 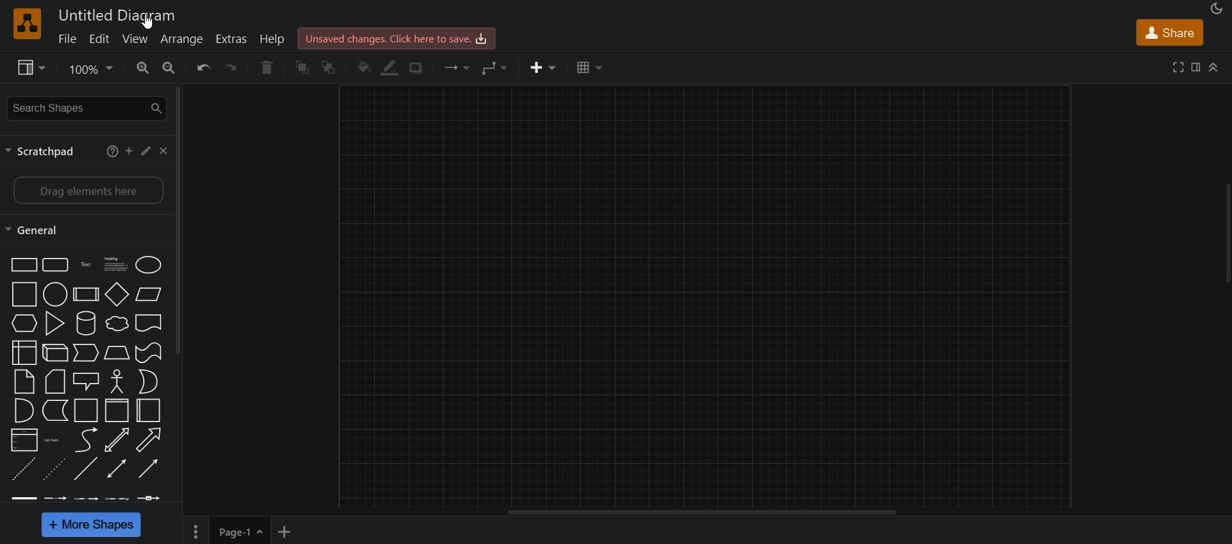 What do you see at coordinates (67, 40) in the screenshot?
I see `file` at bounding box center [67, 40].